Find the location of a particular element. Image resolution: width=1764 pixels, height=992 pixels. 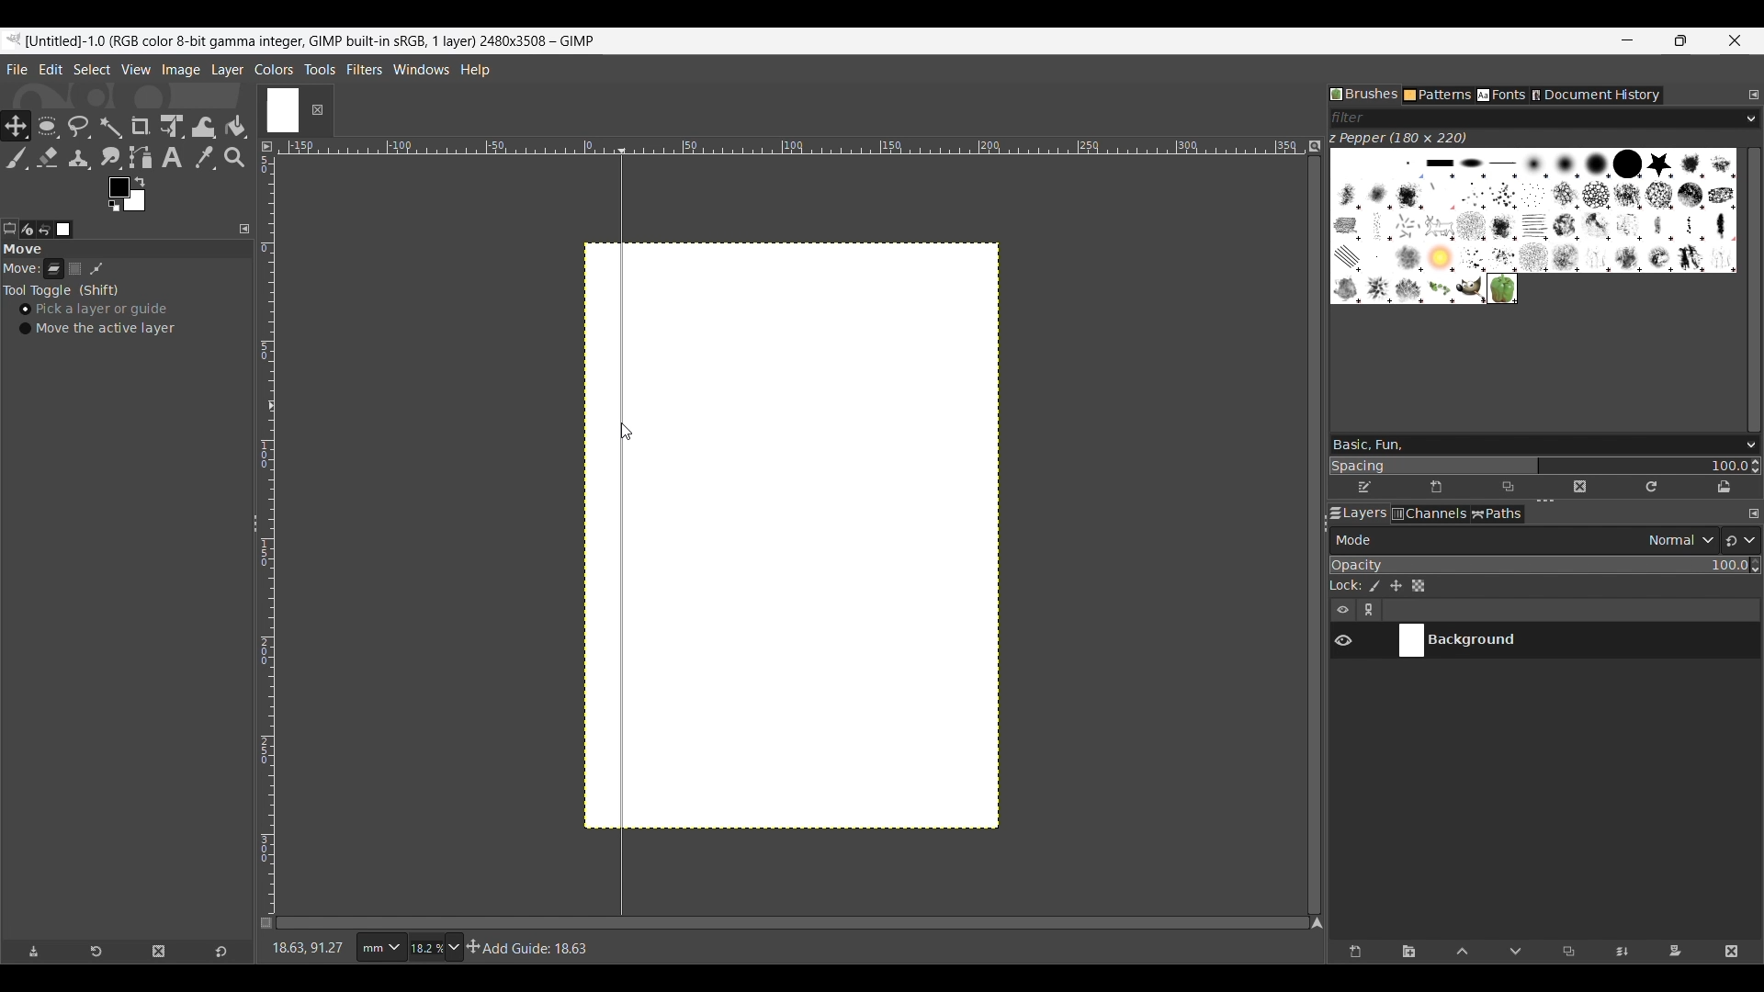

Horizontal euler is located at coordinates (790, 144).